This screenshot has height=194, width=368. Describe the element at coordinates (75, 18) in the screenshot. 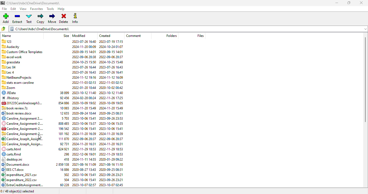

I see `info` at that location.